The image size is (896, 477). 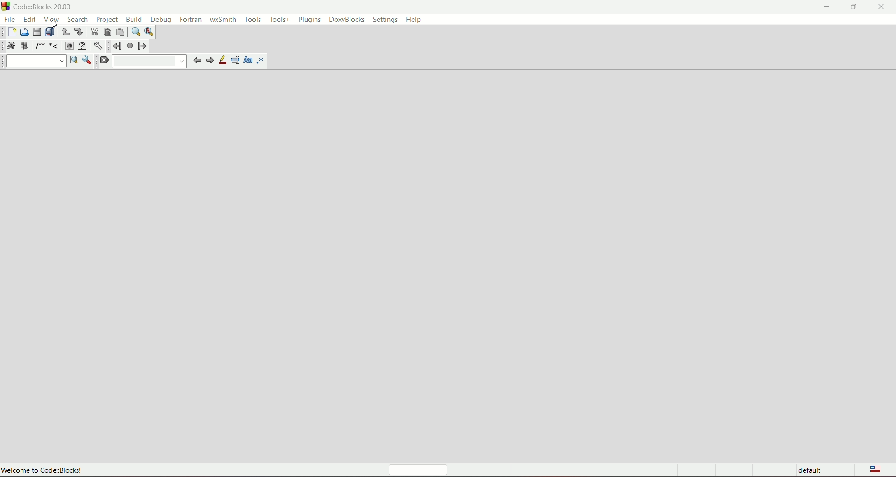 What do you see at coordinates (882, 7) in the screenshot?
I see `close` at bounding box center [882, 7].